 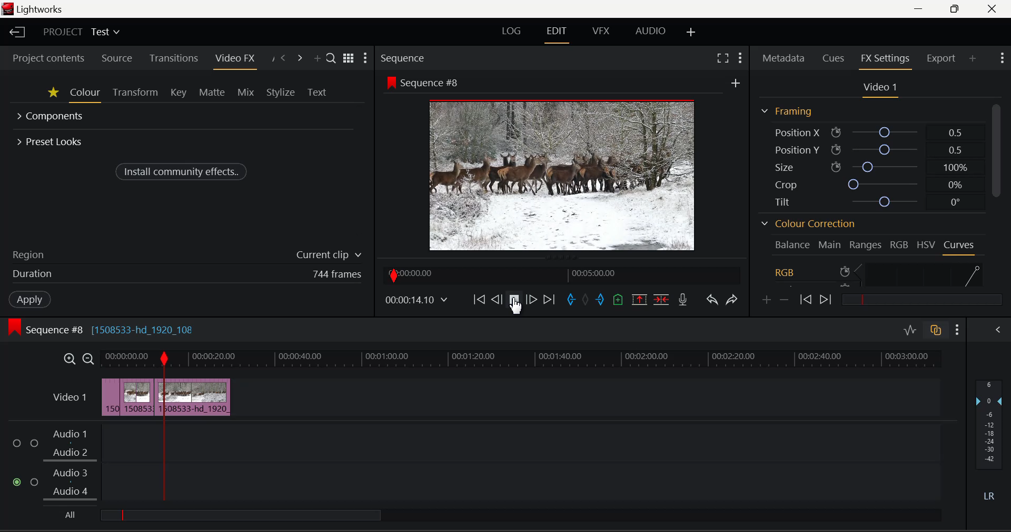 What do you see at coordinates (85, 94) in the screenshot?
I see `Colour` at bounding box center [85, 94].